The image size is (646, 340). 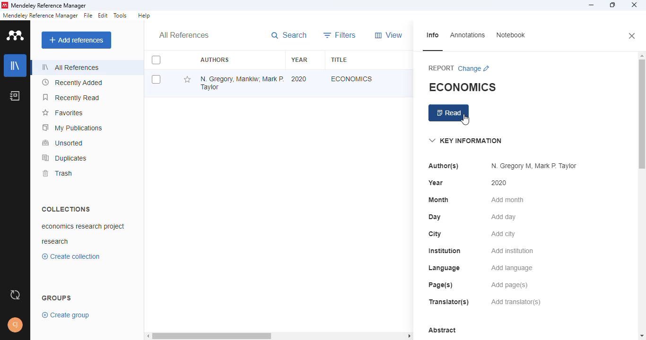 I want to click on profile, so click(x=15, y=326).